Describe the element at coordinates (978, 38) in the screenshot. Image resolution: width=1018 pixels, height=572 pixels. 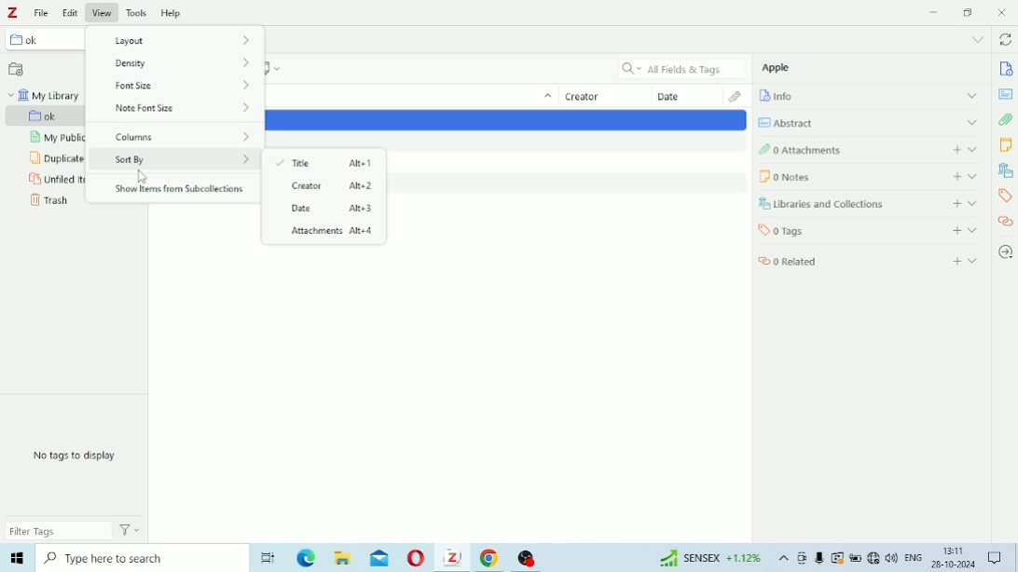
I see `more` at that location.